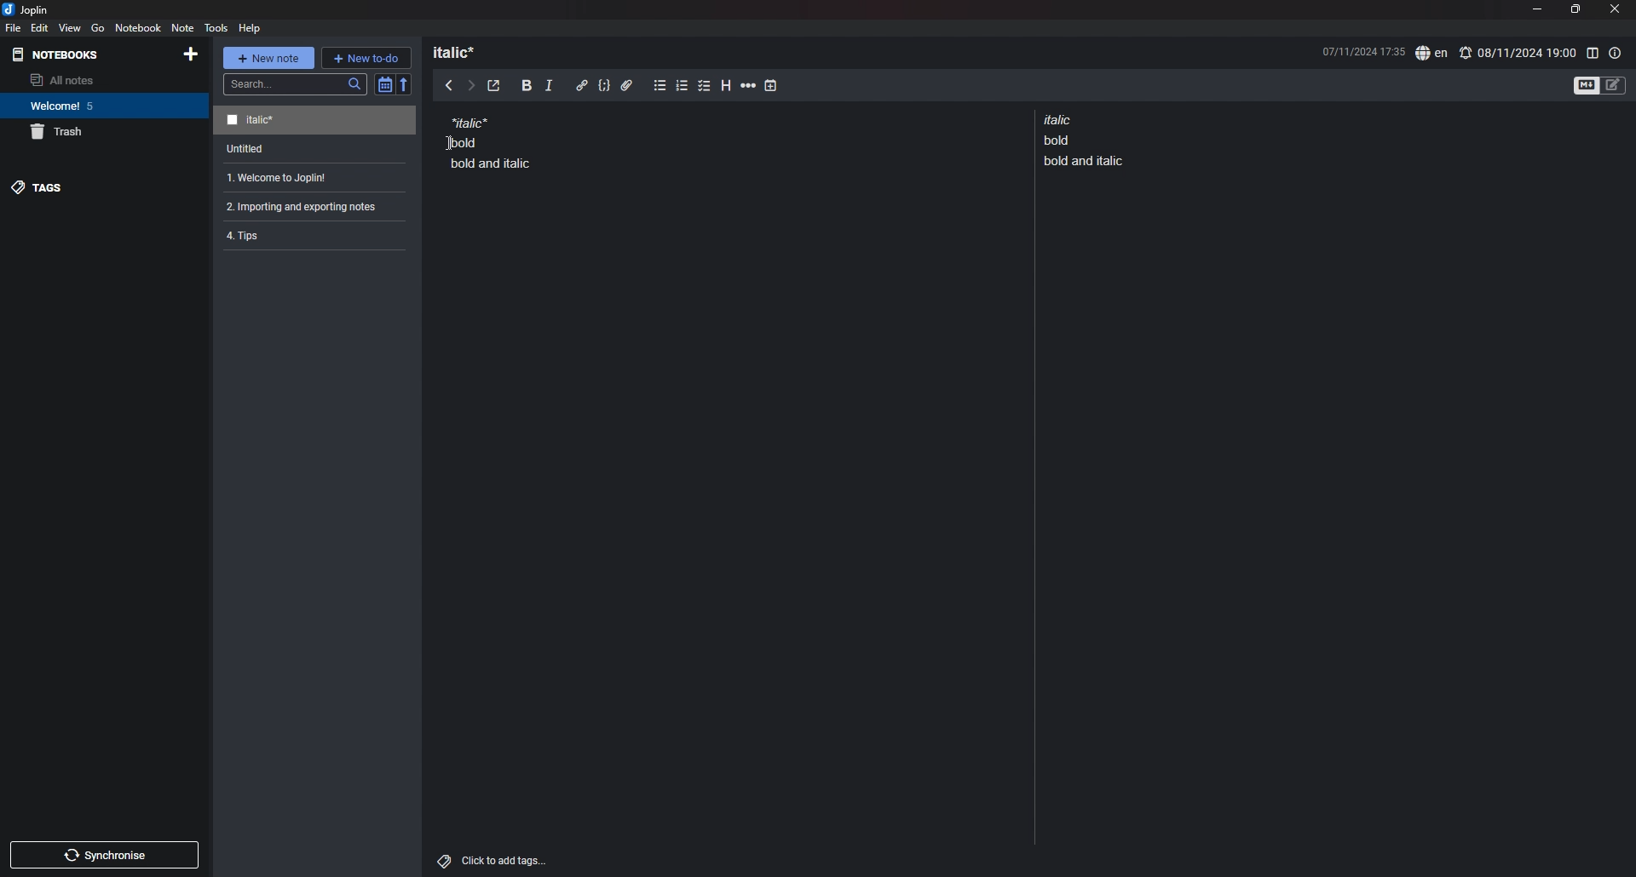 The height and width of the screenshot is (877, 1636). I want to click on search bar, so click(296, 84).